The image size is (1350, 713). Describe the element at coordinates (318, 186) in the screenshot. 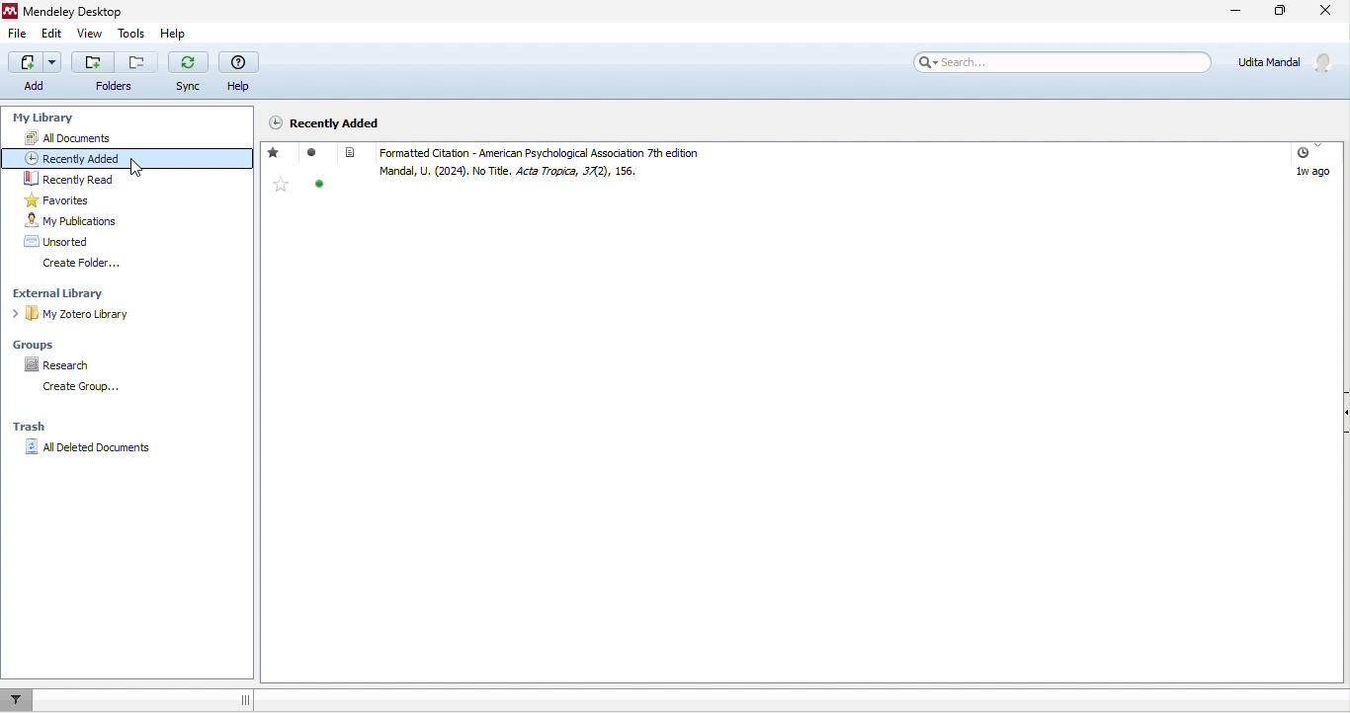

I see `read/unread` at that location.